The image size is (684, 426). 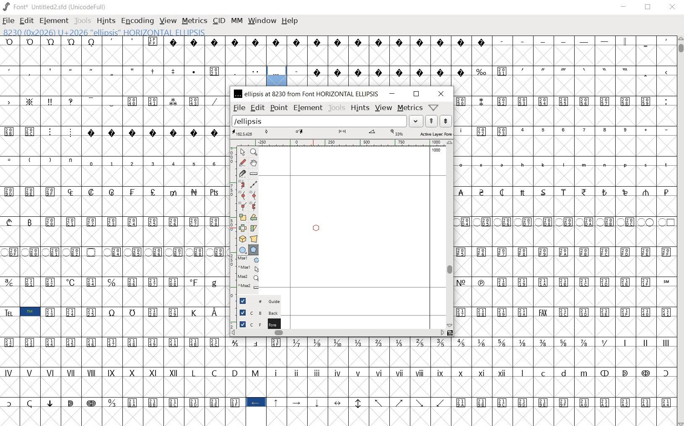 What do you see at coordinates (254, 206) in the screenshot?
I see `Add a corner point` at bounding box center [254, 206].